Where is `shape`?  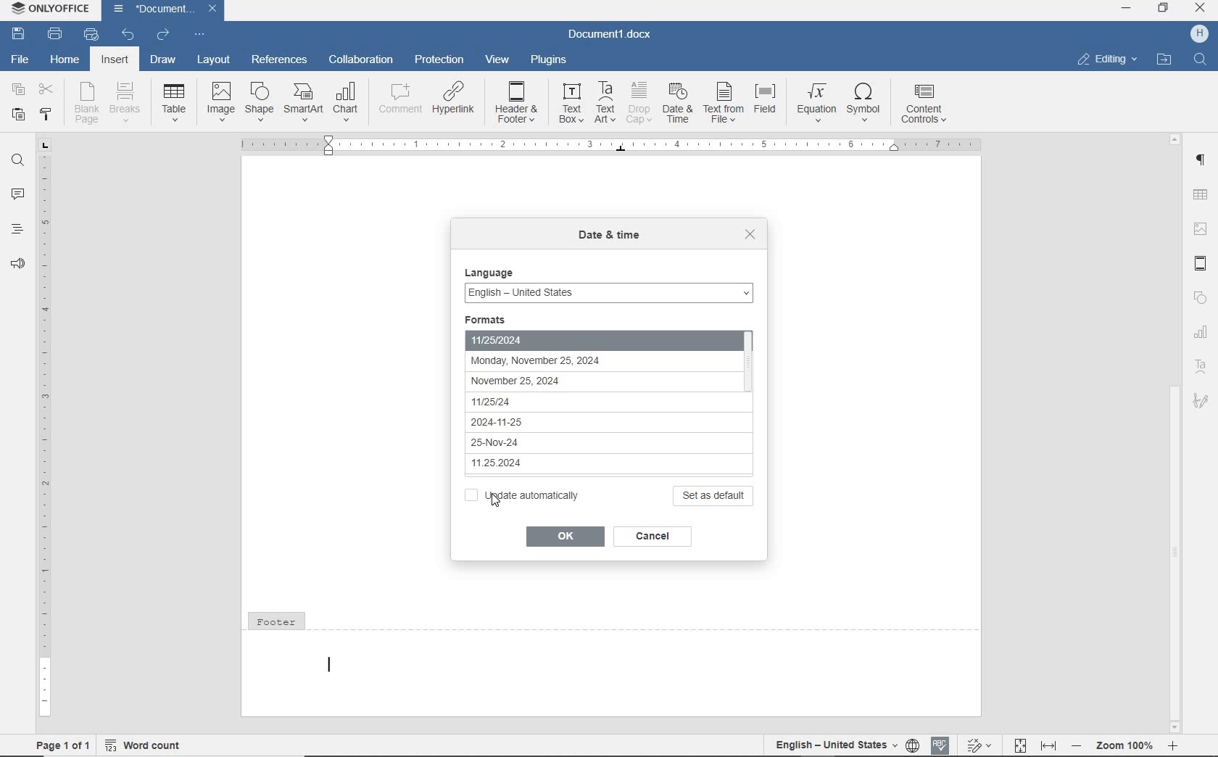
shape is located at coordinates (258, 102).